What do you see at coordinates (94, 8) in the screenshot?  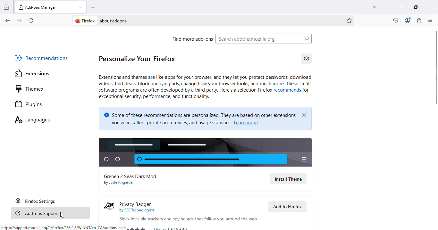 I see `Open a new tab` at bounding box center [94, 8].